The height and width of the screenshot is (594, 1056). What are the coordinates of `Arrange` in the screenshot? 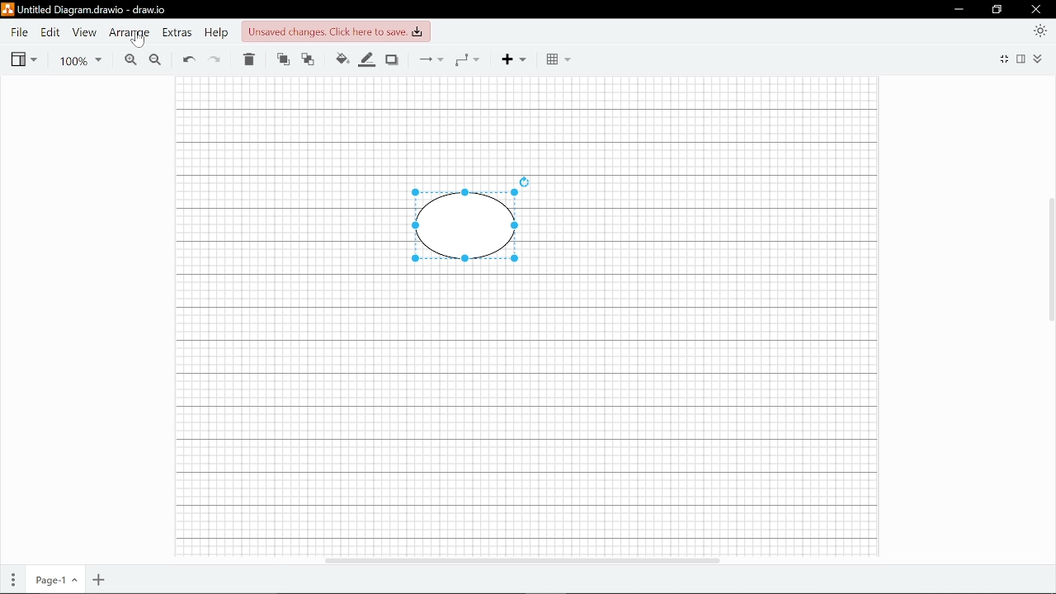 It's located at (131, 33).